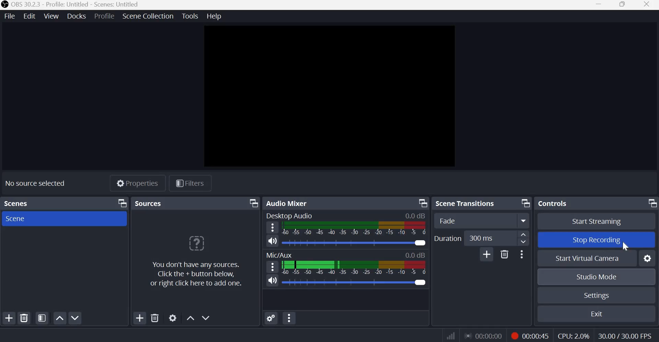 The width and height of the screenshot is (659, 342). Describe the element at coordinates (30, 17) in the screenshot. I see `Edit` at that location.